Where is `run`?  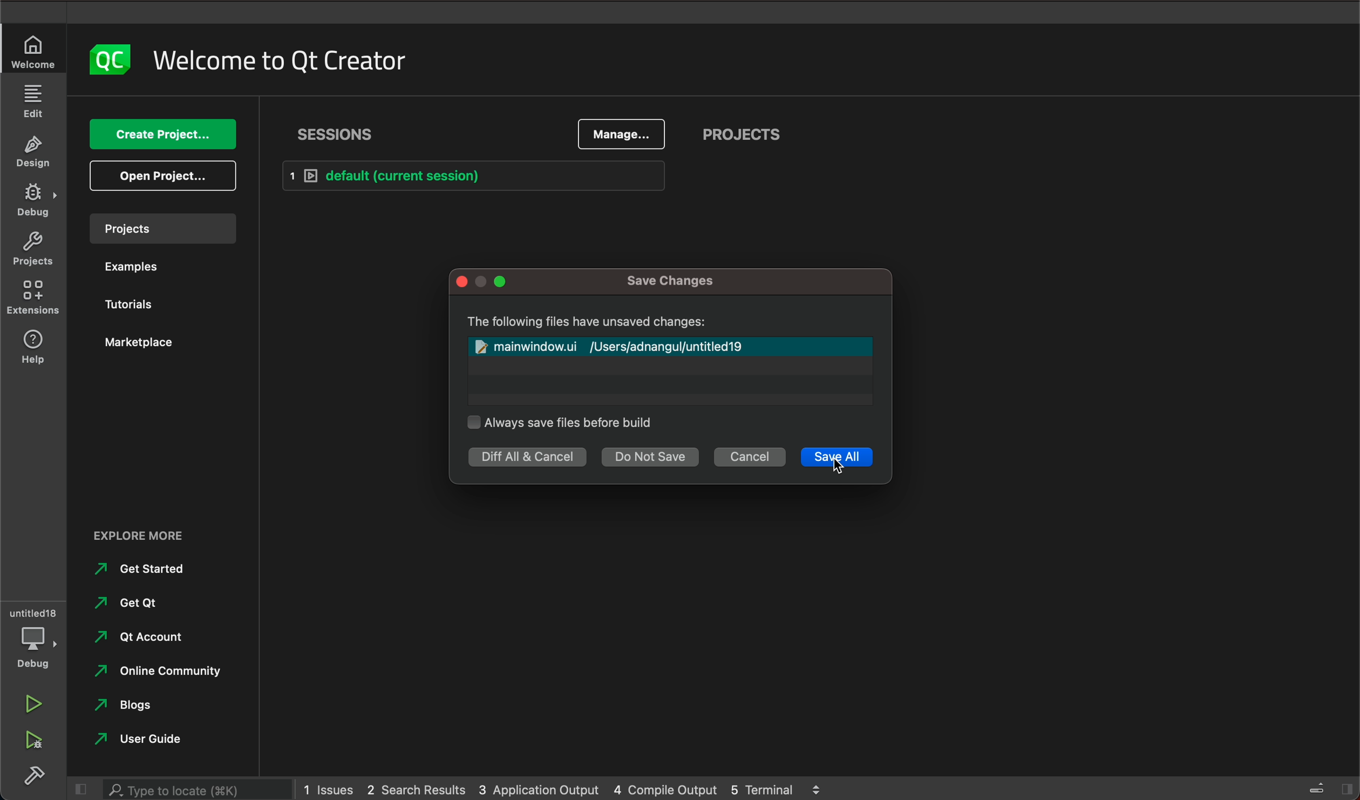 run is located at coordinates (37, 703).